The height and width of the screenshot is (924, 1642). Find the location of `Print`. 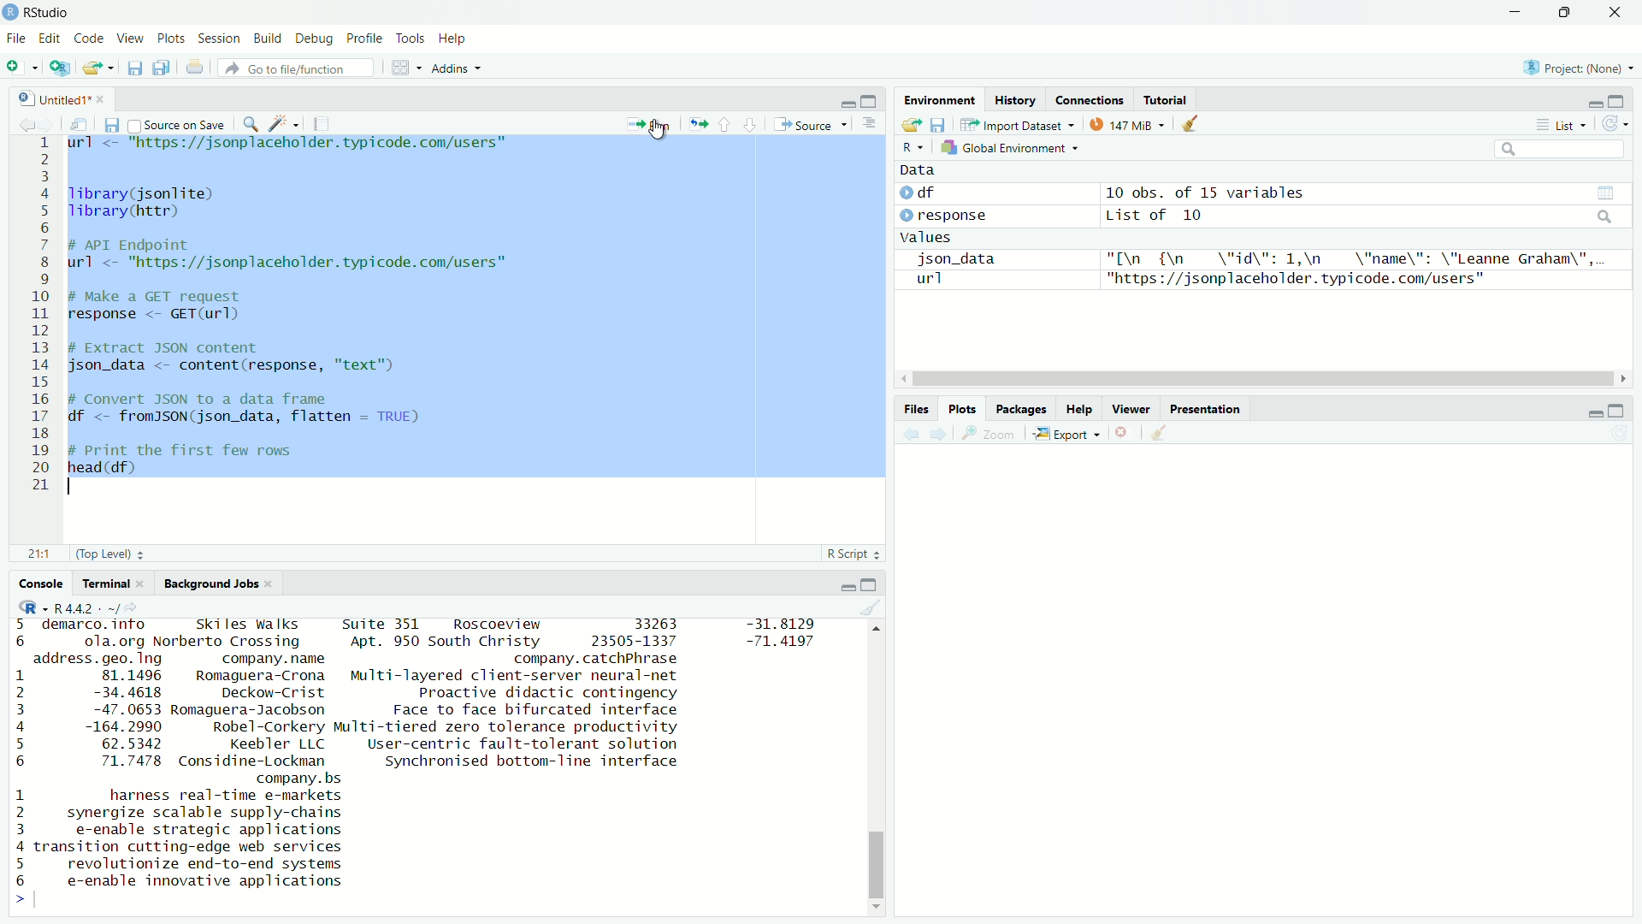

Print is located at coordinates (197, 68).